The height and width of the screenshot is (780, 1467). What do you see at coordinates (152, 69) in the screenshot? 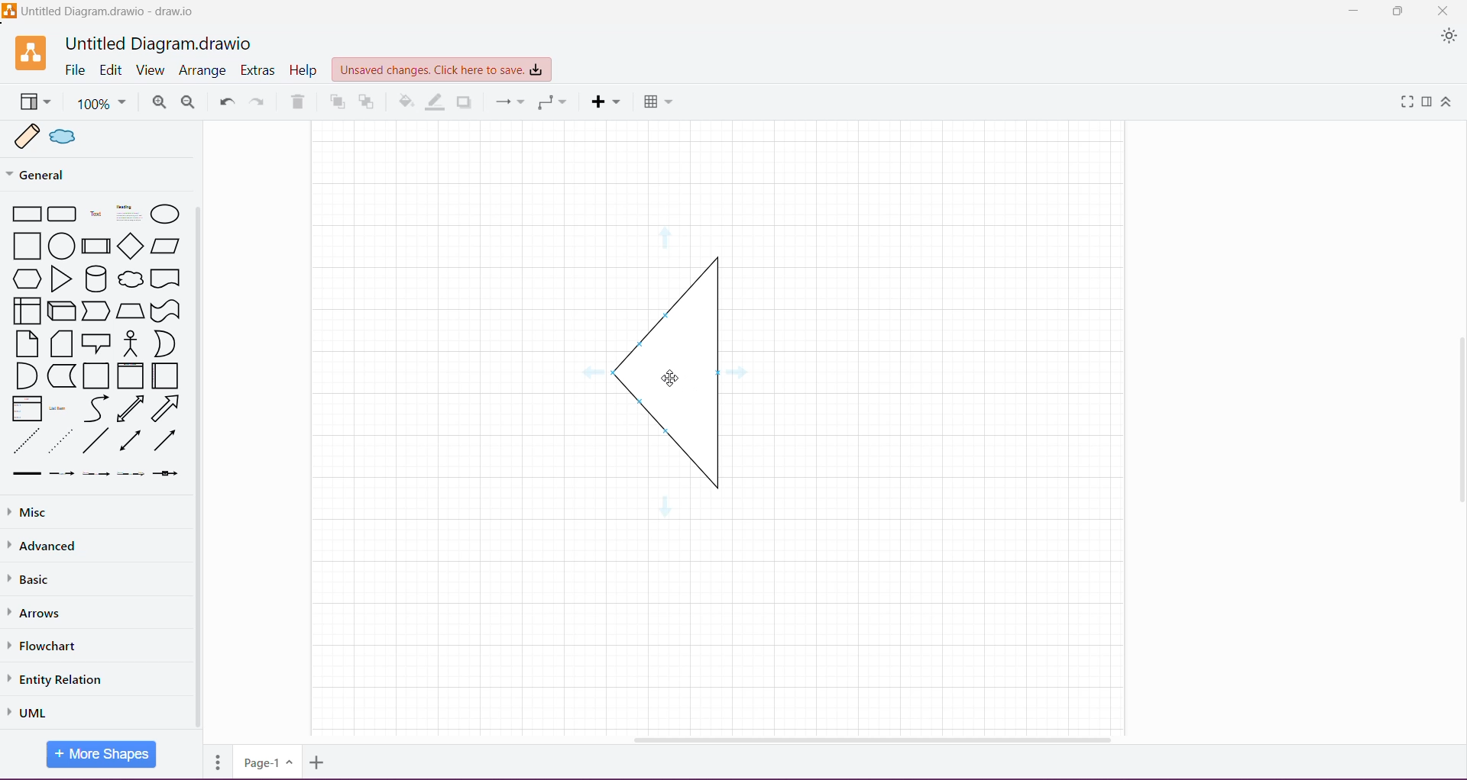
I see `View` at bounding box center [152, 69].